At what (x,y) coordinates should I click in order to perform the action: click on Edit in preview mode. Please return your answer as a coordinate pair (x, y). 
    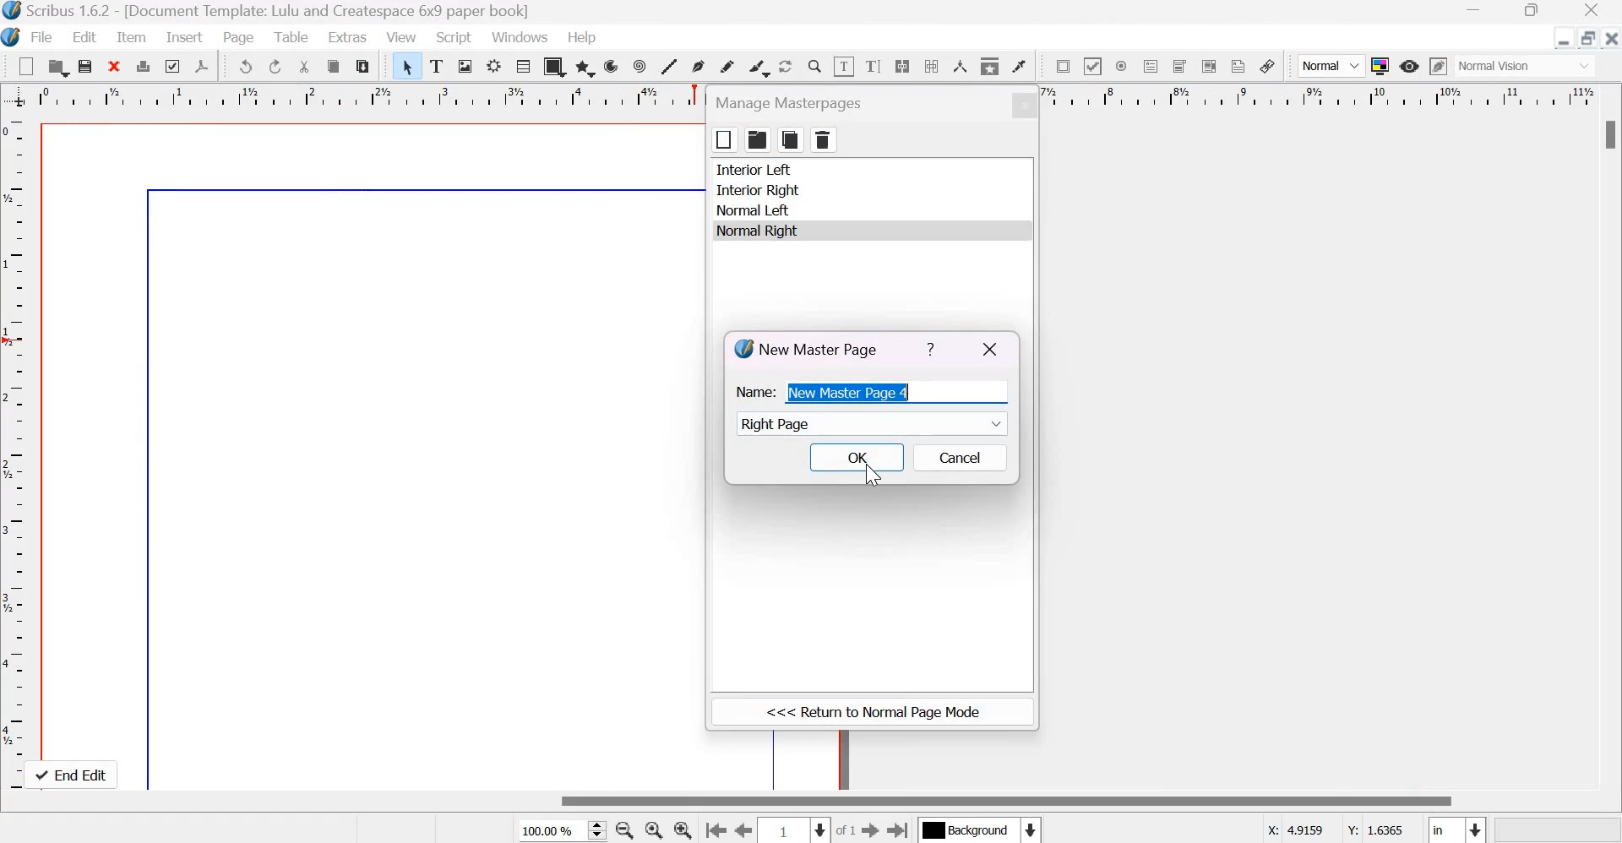
    Looking at the image, I should click on (1438, 66).